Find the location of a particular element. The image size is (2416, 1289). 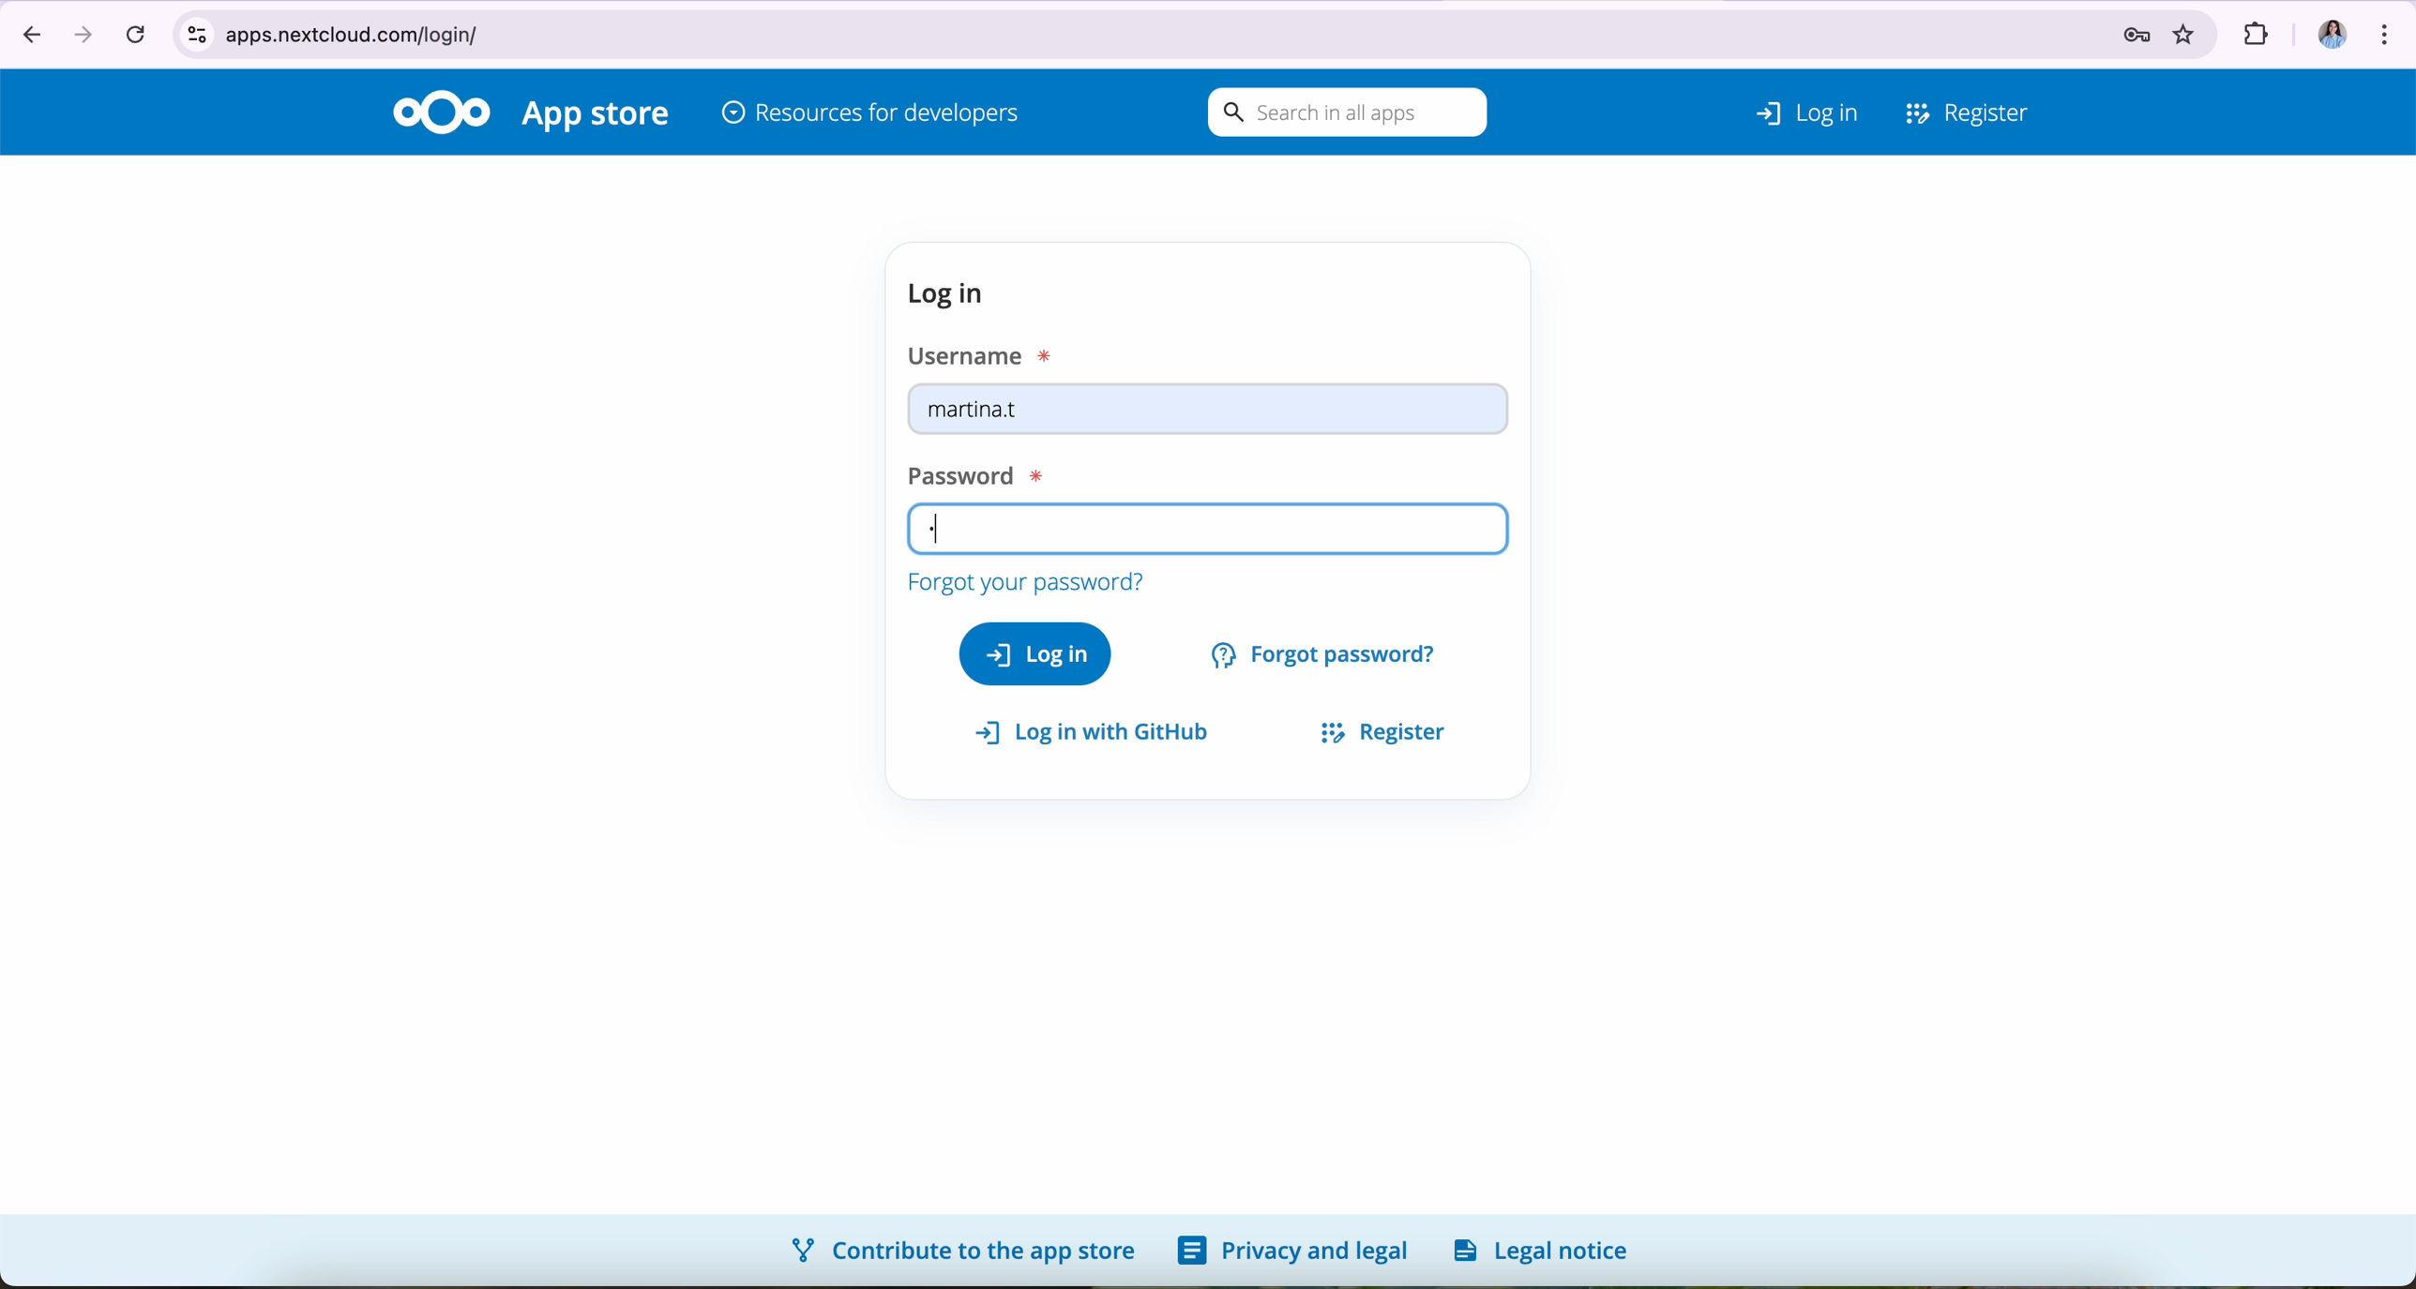

contribute to the app store is located at coordinates (960, 1249).